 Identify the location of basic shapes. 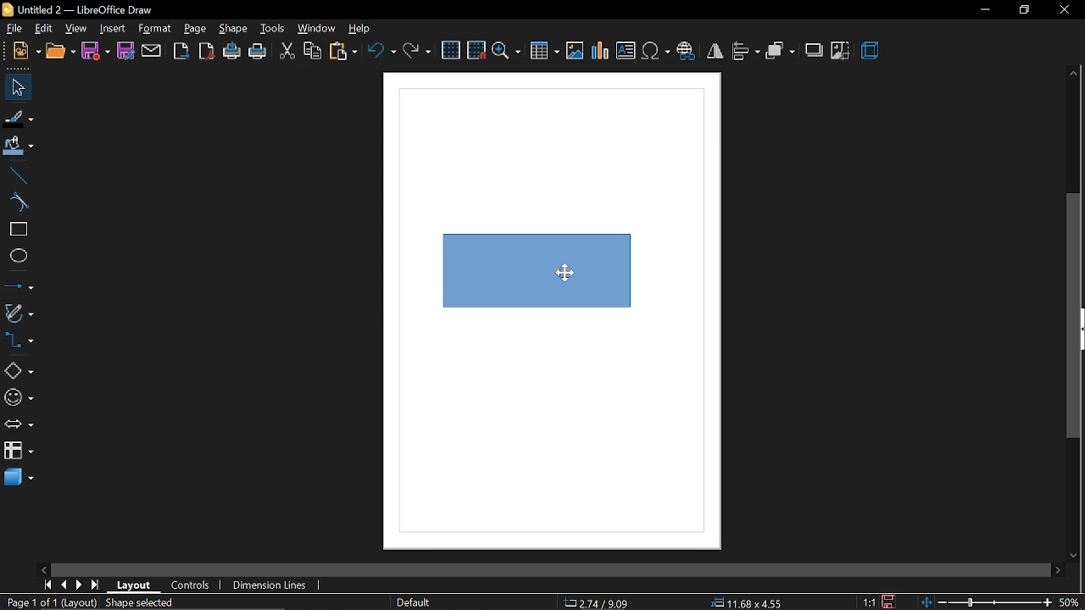
(17, 370).